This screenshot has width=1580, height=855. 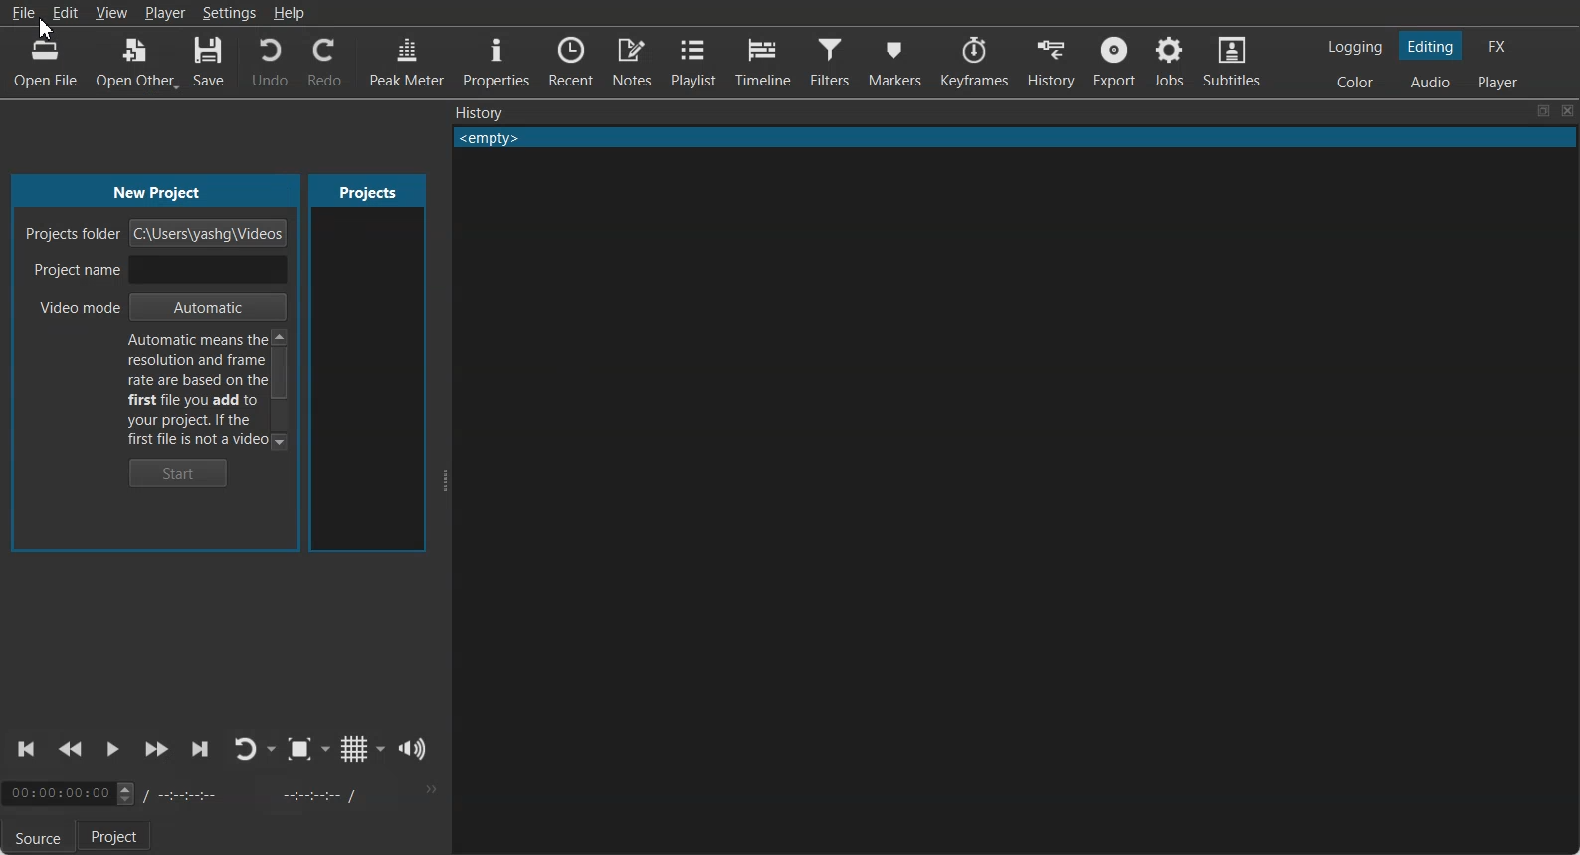 What do you see at coordinates (28, 749) in the screenshot?
I see `Skip to previous point` at bounding box center [28, 749].